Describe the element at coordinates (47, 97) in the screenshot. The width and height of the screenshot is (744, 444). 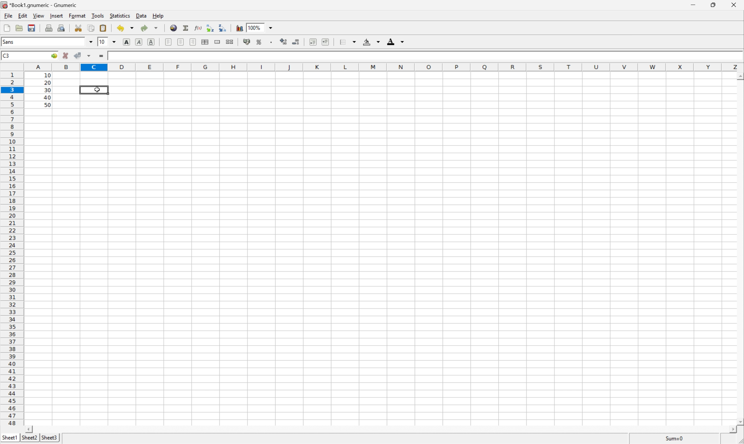
I see `40` at that location.